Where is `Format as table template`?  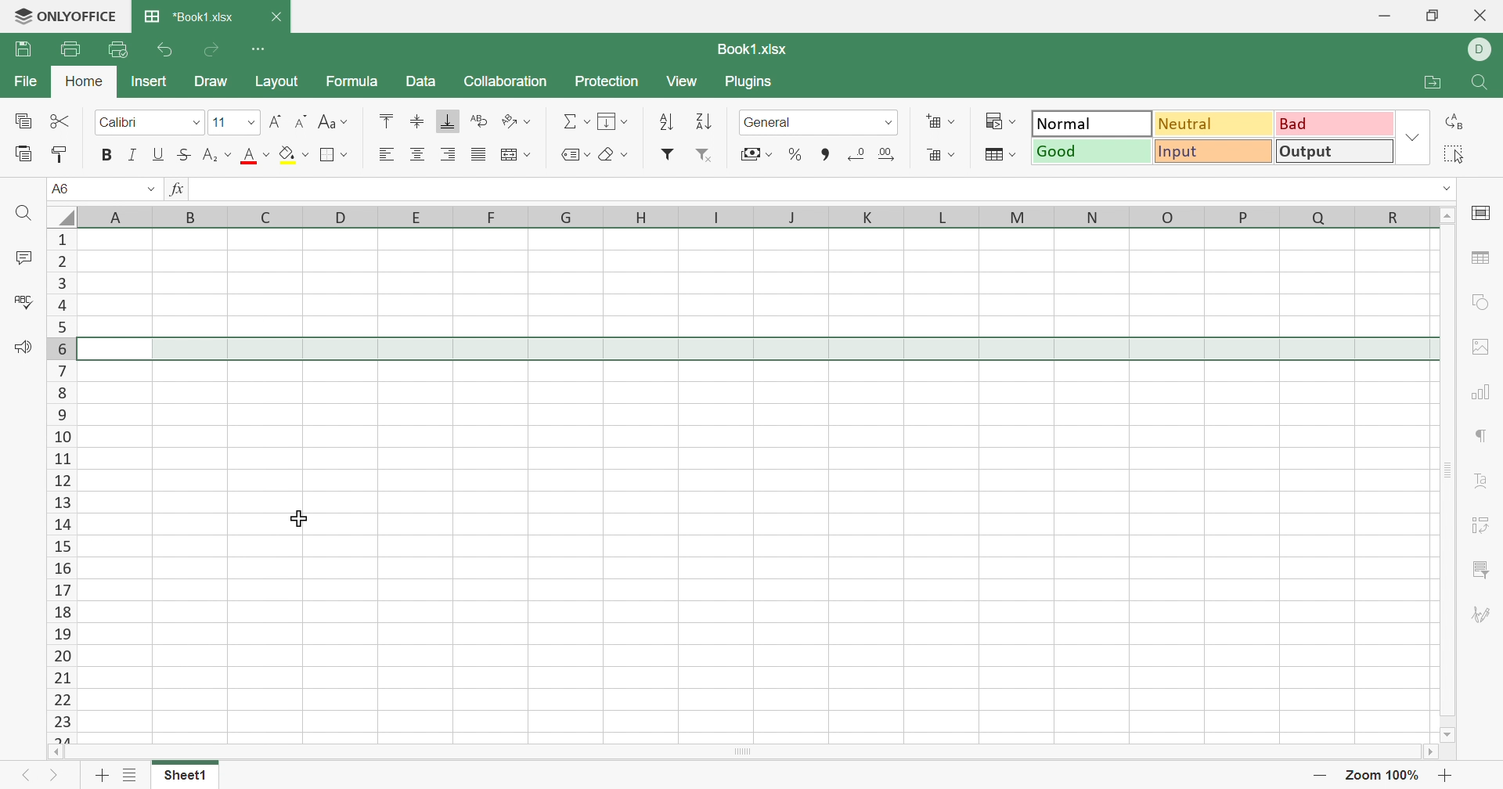
Format as table template is located at coordinates (998, 153).